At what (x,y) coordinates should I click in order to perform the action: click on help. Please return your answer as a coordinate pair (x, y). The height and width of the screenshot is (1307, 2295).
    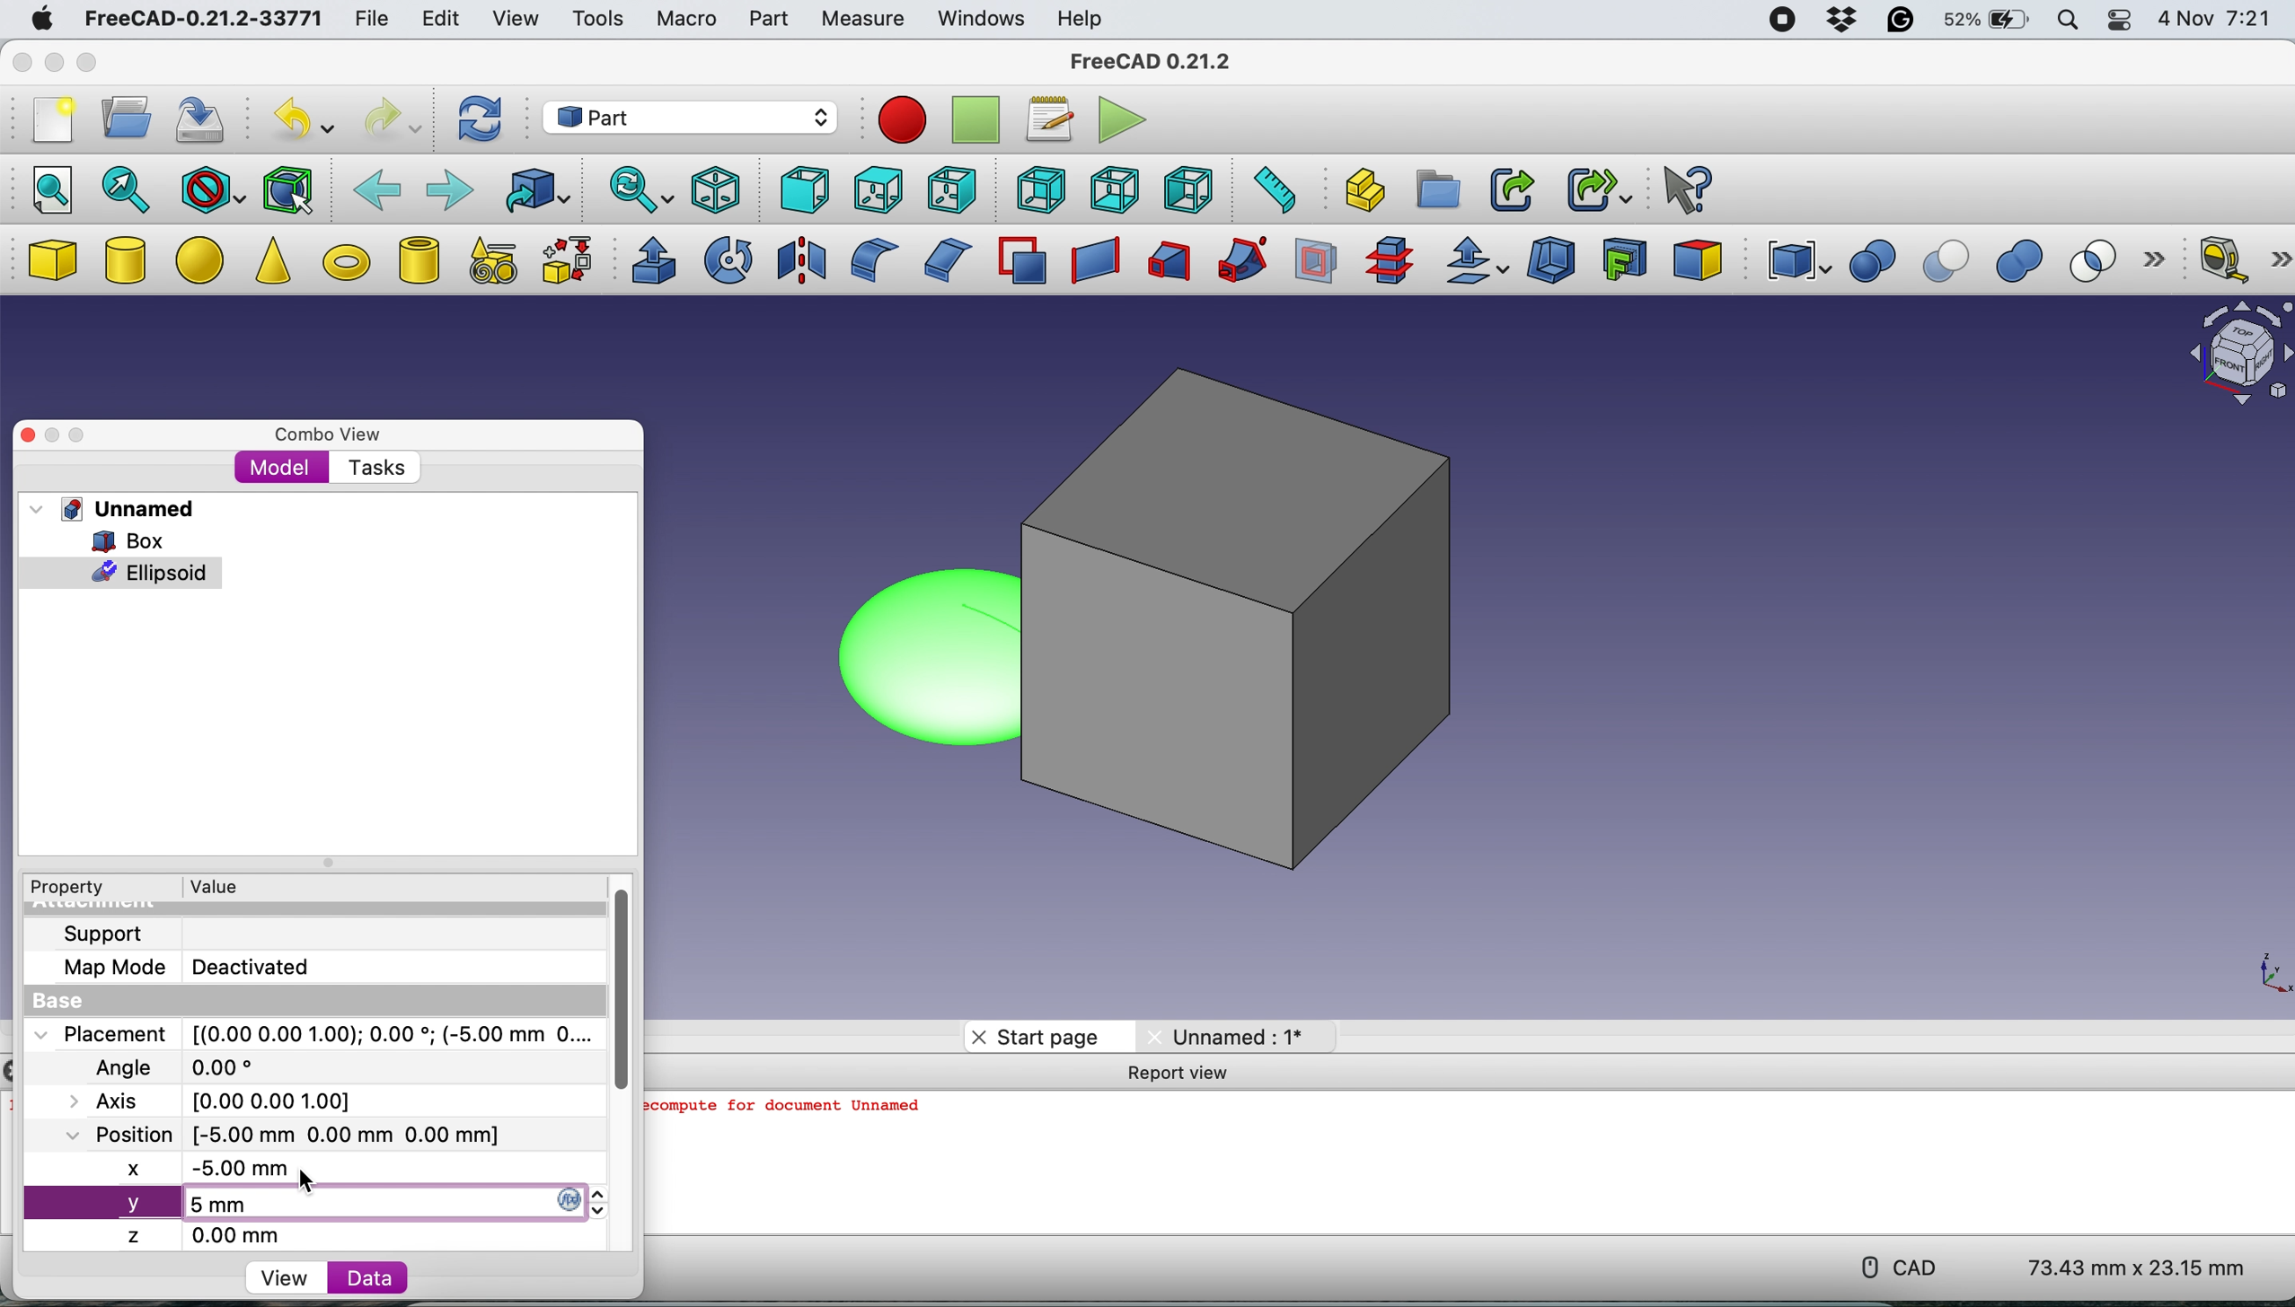
    Looking at the image, I should click on (1077, 18).